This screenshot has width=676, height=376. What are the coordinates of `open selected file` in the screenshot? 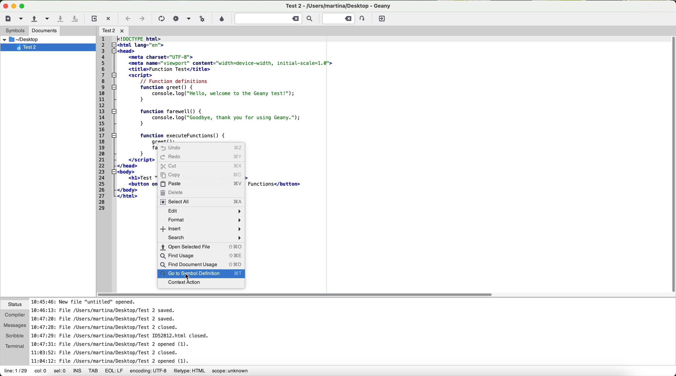 It's located at (201, 247).